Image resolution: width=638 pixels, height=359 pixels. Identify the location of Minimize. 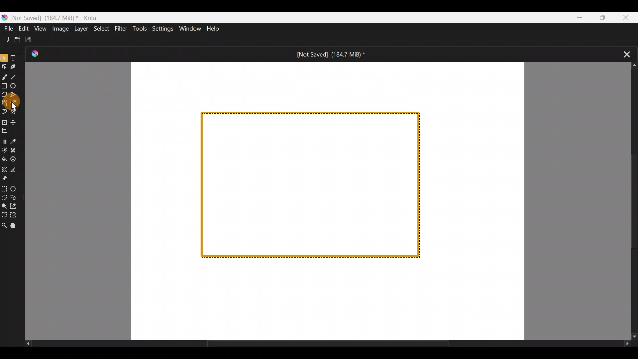
(579, 18).